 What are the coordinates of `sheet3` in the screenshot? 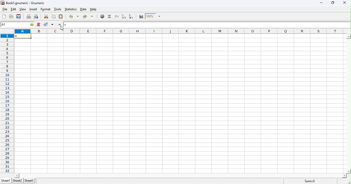 It's located at (30, 181).